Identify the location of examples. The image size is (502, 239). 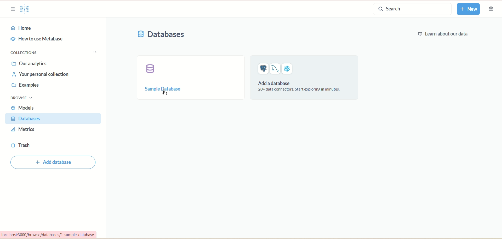
(23, 86).